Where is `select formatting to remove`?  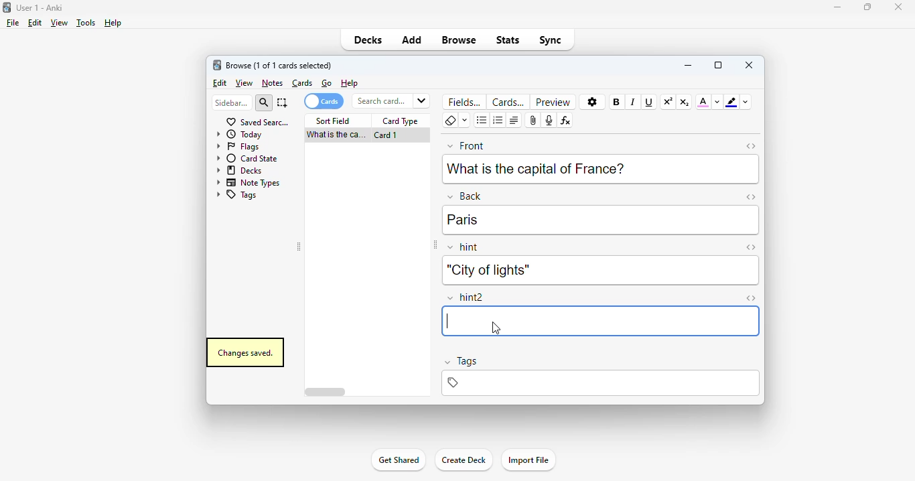 select formatting to remove is located at coordinates (465, 121).